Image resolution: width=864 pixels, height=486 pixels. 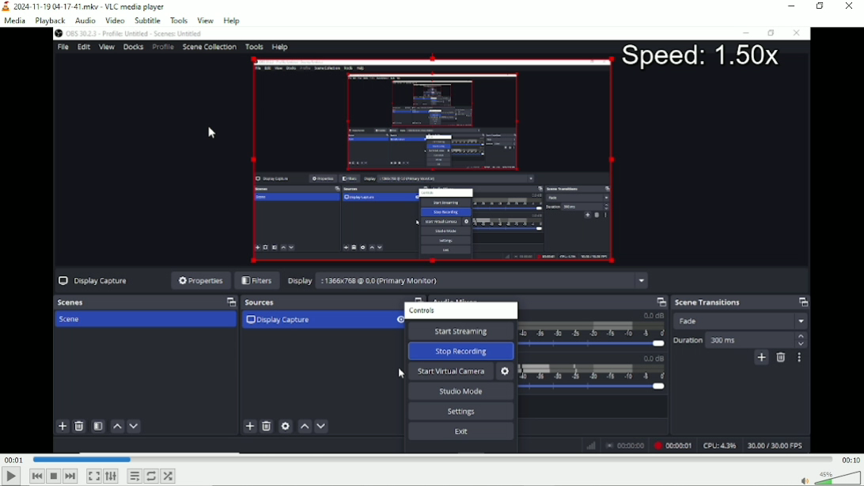 What do you see at coordinates (70, 476) in the screenshot?
I see `Next` at bounding box center [70, 476].